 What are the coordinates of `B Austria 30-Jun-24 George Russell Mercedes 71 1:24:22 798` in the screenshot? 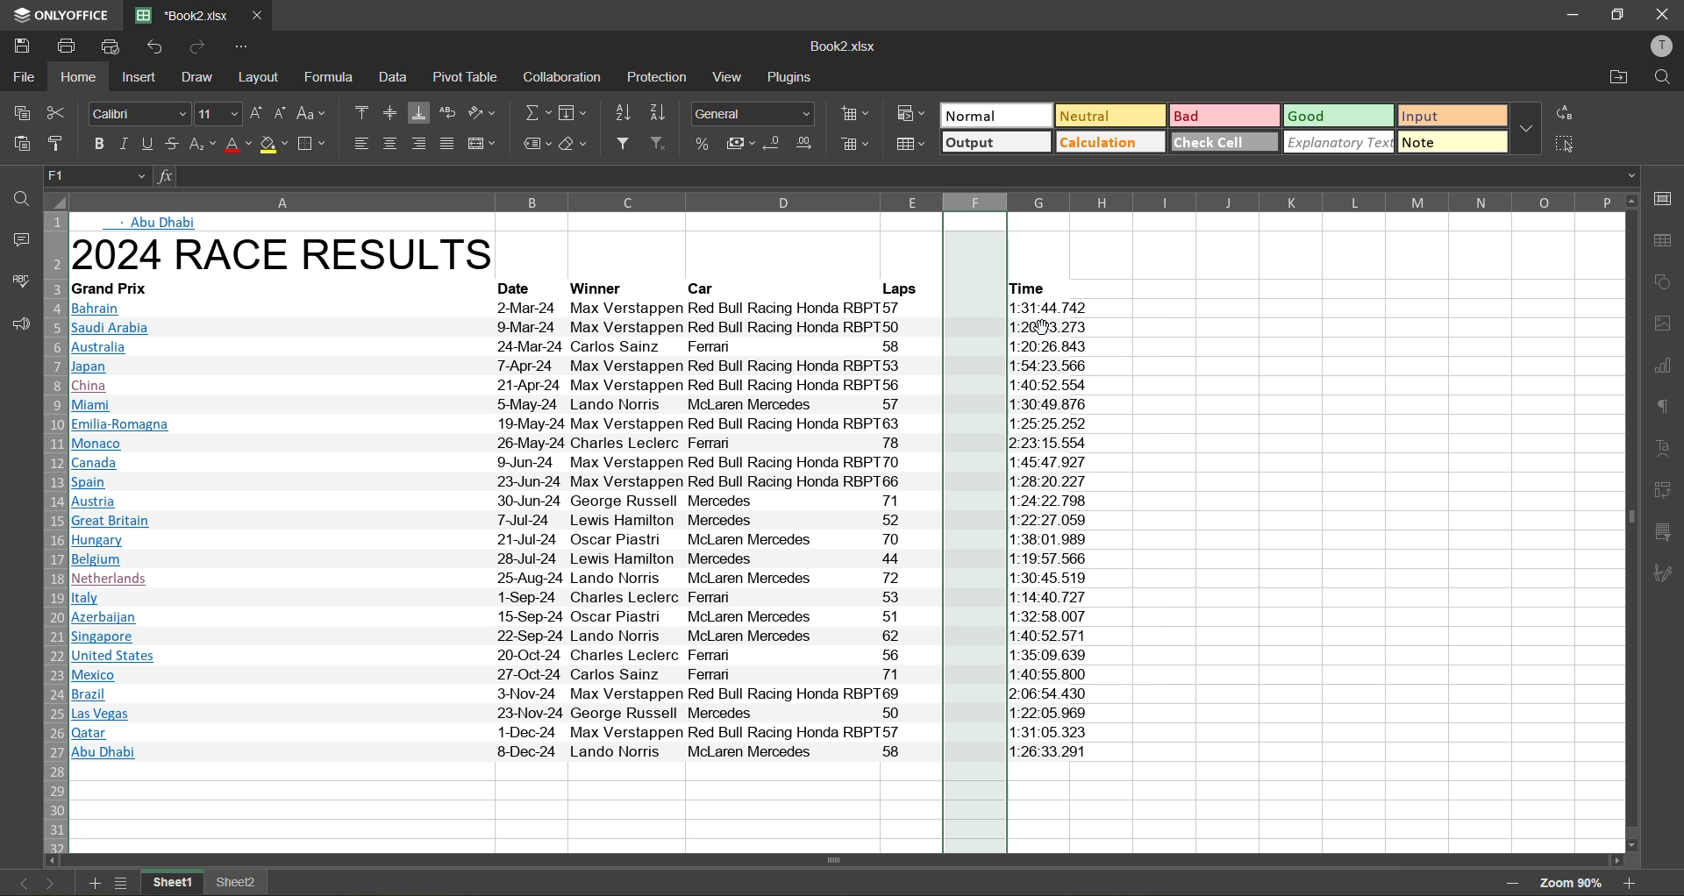 It's located at (501, 501).